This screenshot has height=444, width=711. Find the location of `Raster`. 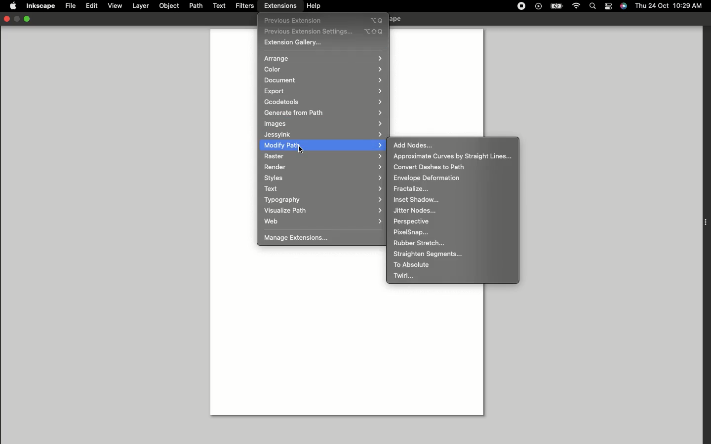

Raster is located at coordinates (322, 157).